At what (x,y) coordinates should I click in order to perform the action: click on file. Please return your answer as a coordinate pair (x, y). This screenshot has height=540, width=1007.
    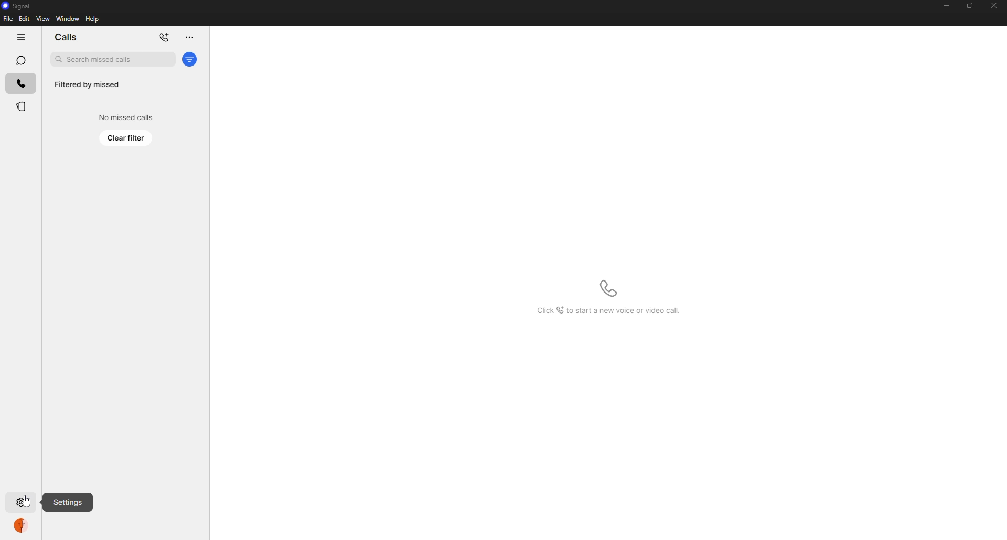
    Looking at the image, I should click on (7, 19).